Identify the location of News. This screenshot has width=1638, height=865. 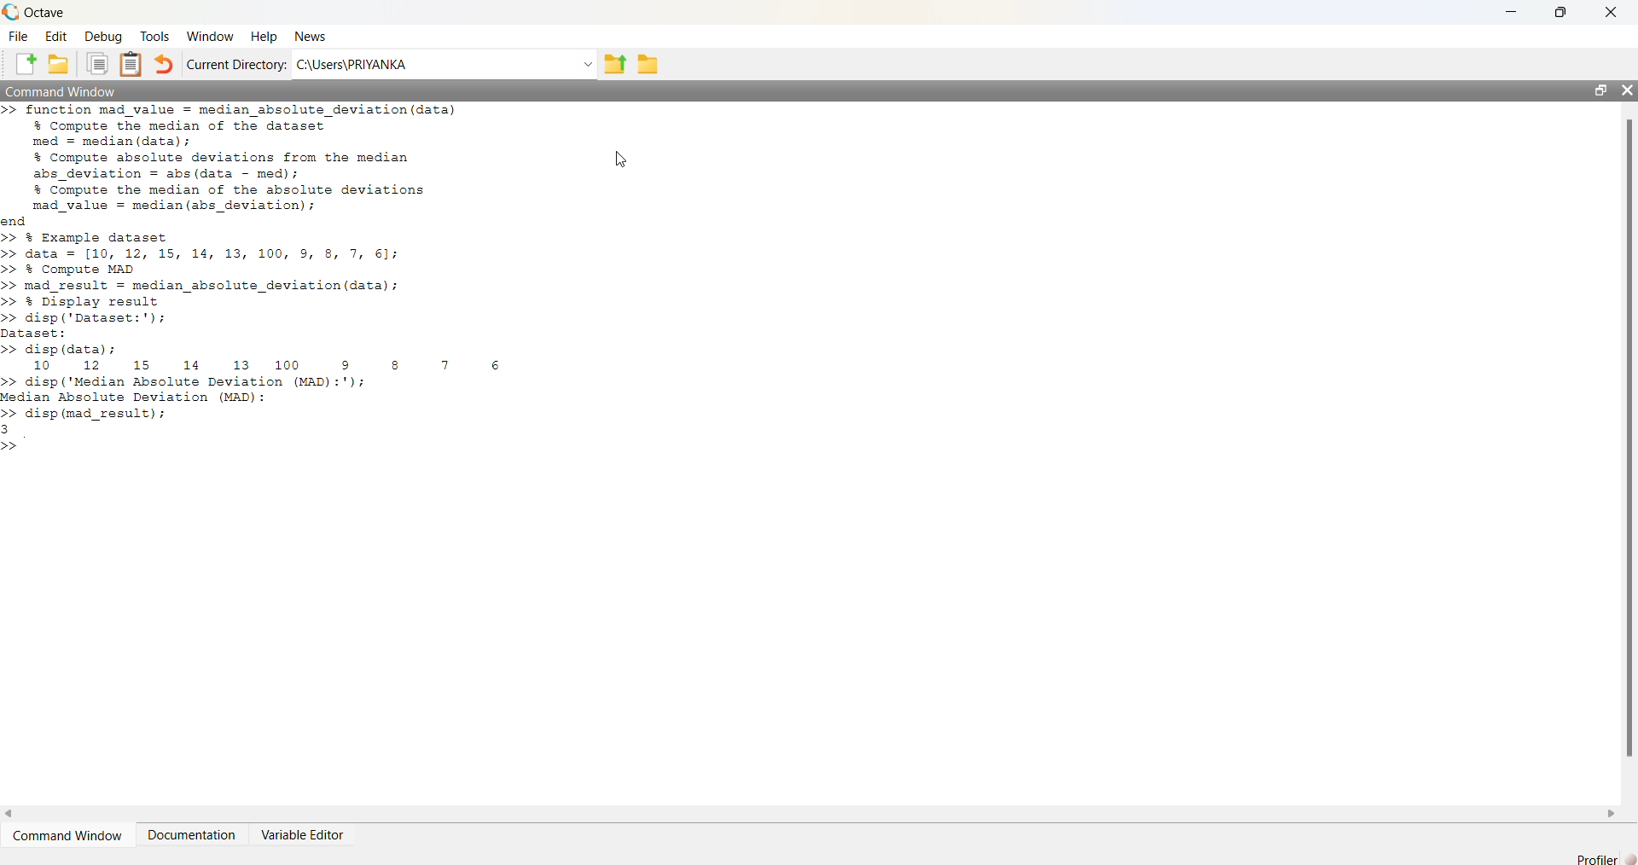
(310, 36).